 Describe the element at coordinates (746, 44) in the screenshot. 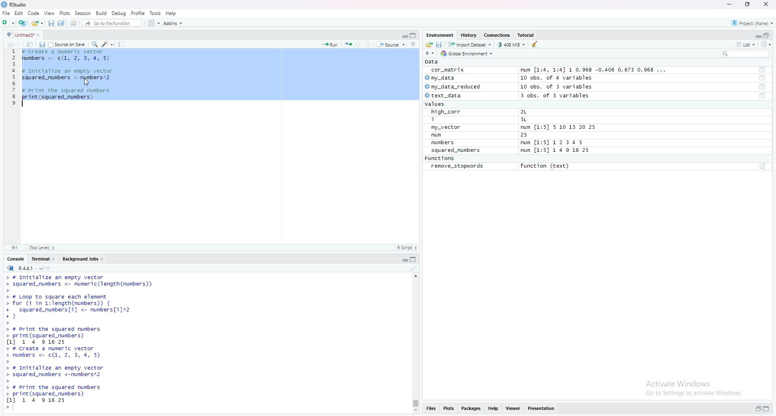

I see `List` at that location.